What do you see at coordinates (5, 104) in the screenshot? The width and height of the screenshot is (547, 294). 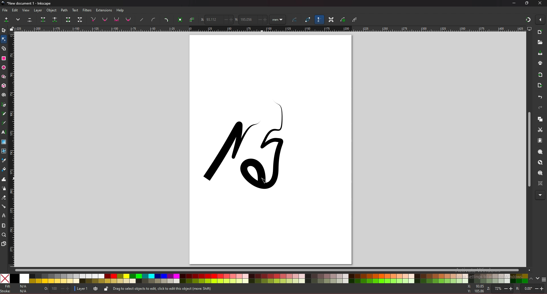 I see `pen` at bounding box center [5, 104].